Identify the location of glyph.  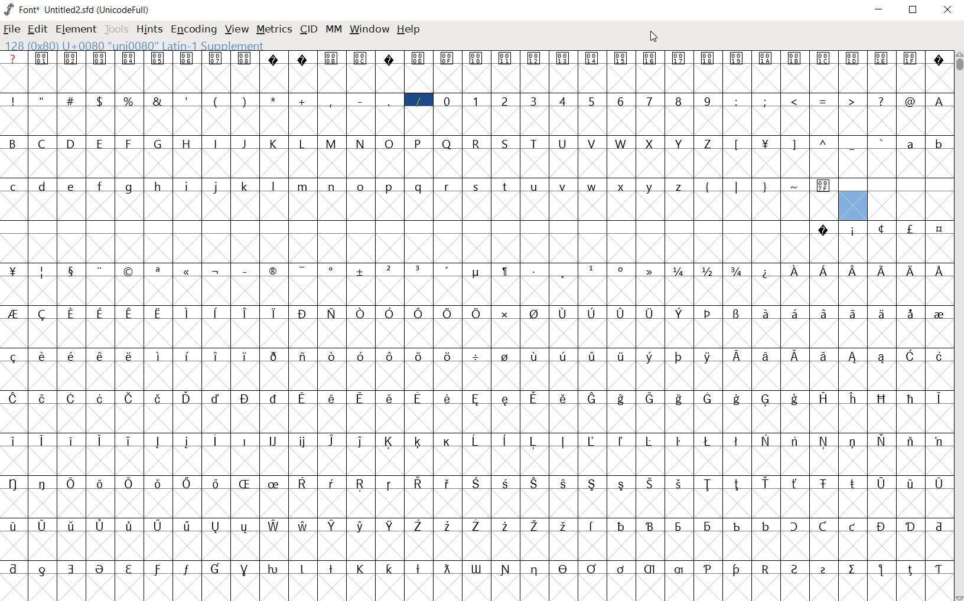
(42, 356).